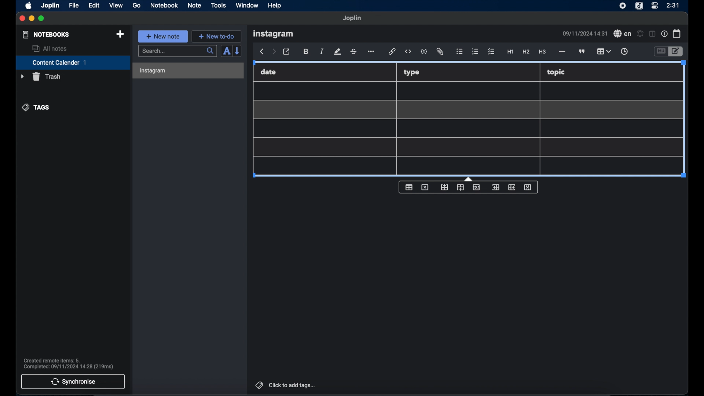  I want to click on control center, so click(654, 6).